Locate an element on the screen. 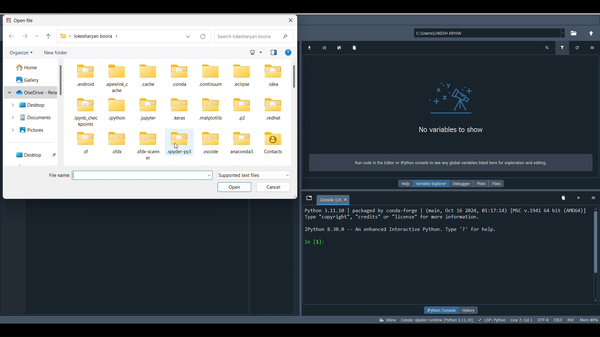  Interrupt kernel is located at coordinates (577, 198).